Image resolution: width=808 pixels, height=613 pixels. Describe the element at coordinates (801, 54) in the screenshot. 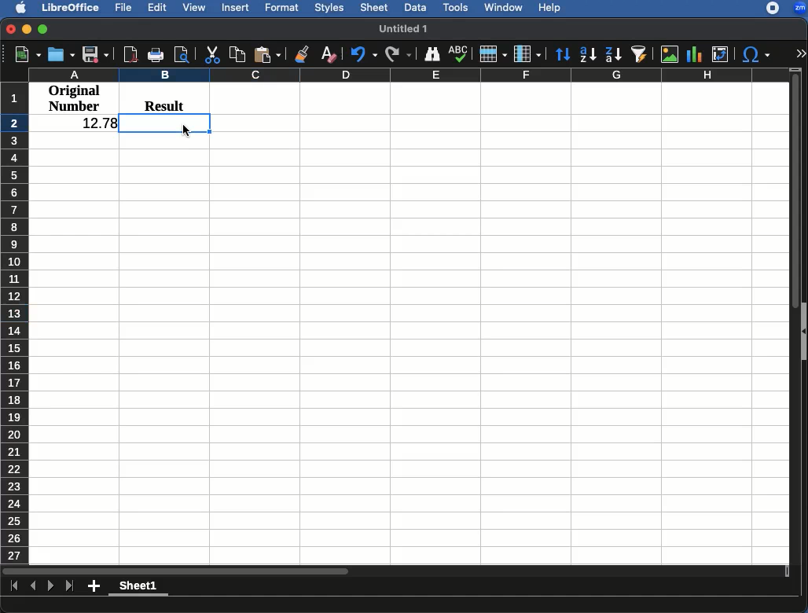

I see `Expand` at that location.